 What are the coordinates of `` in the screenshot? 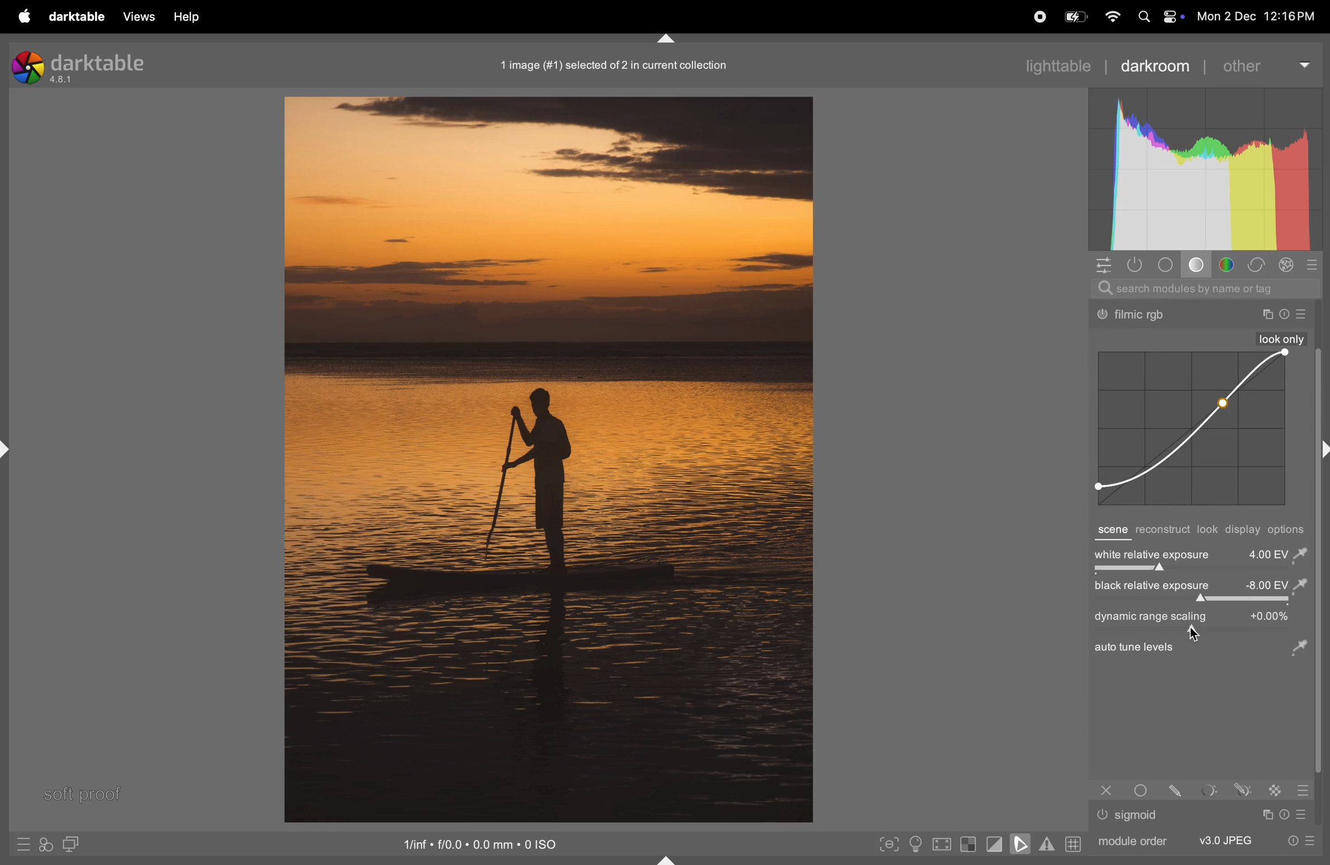 It's located at (1266, 815).